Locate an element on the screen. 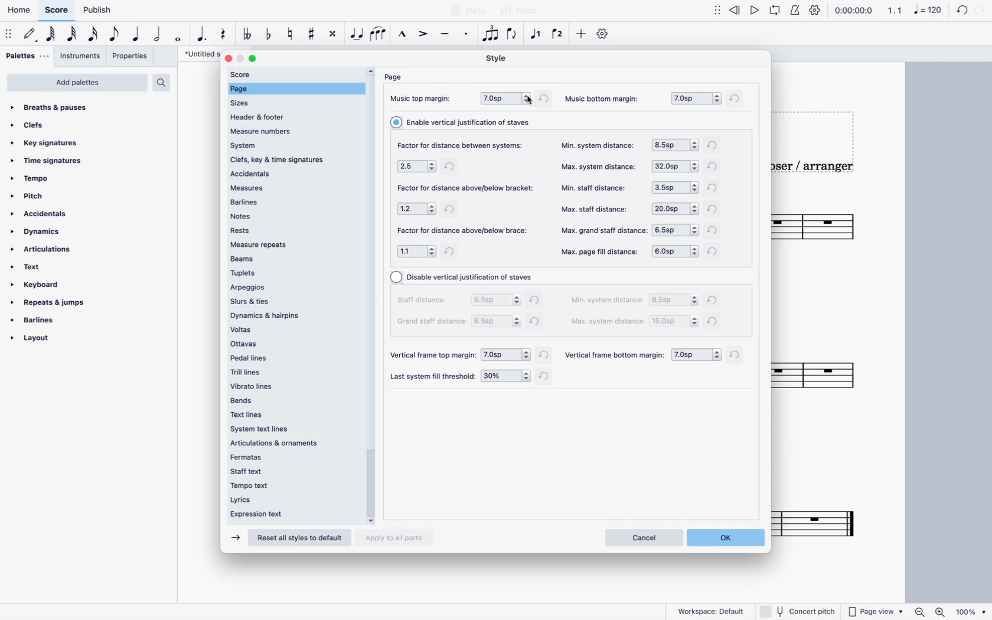  playback settings is located at coordinates (815, 11).